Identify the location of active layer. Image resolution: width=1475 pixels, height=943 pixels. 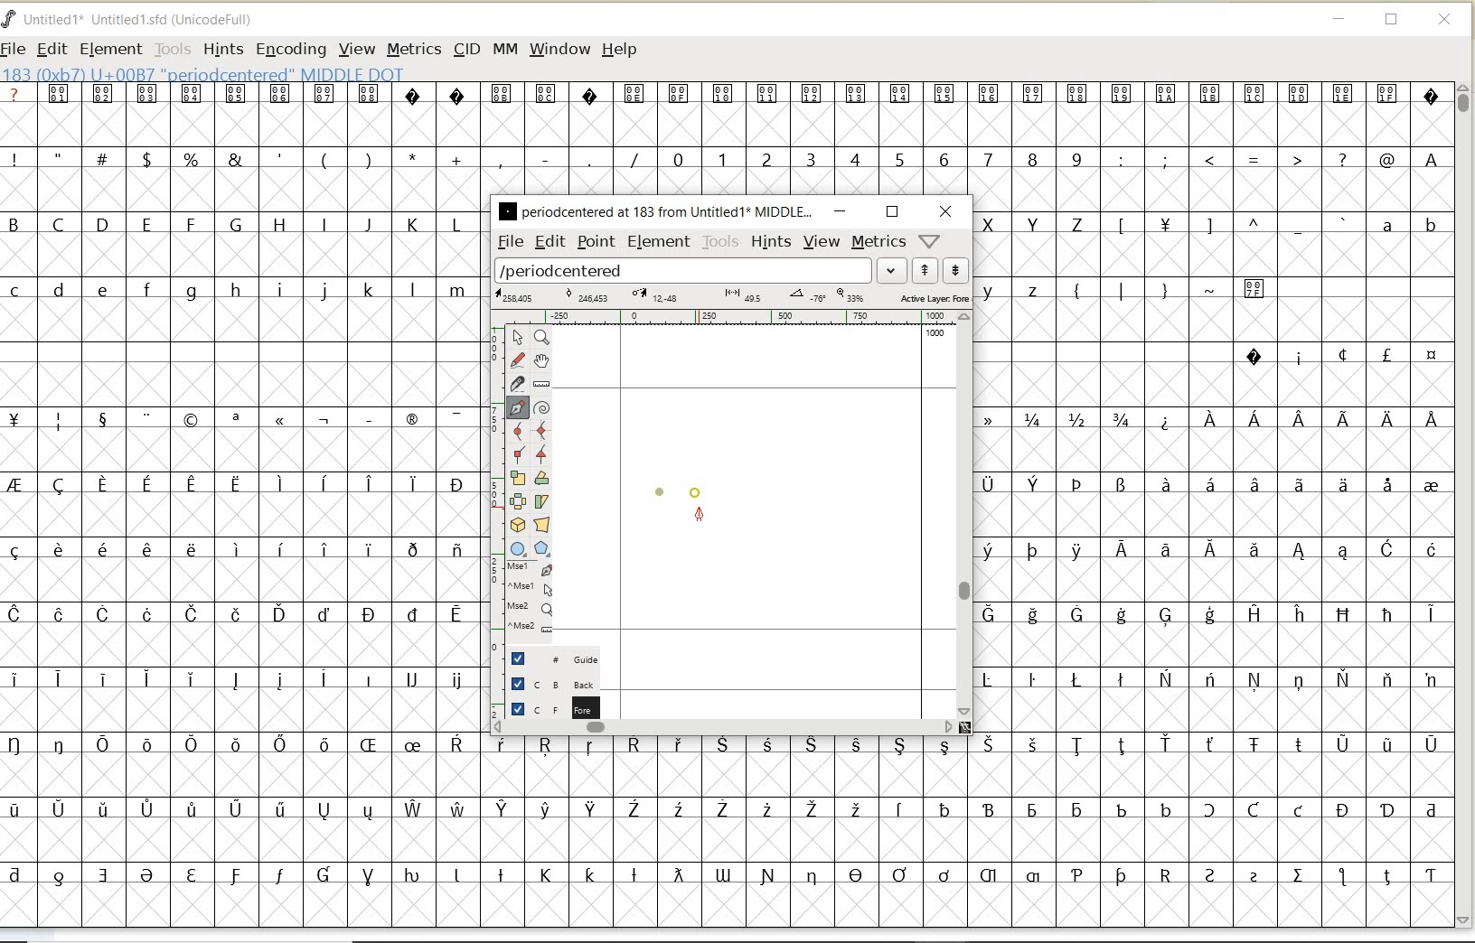
(730, 297).